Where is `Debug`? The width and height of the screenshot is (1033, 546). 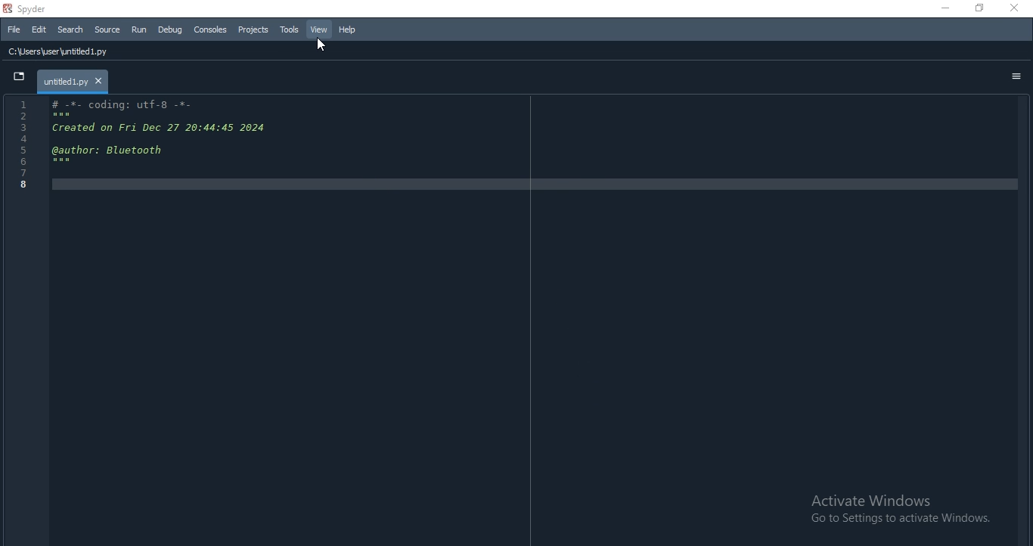
Debug is located at coordinates (171, 30).